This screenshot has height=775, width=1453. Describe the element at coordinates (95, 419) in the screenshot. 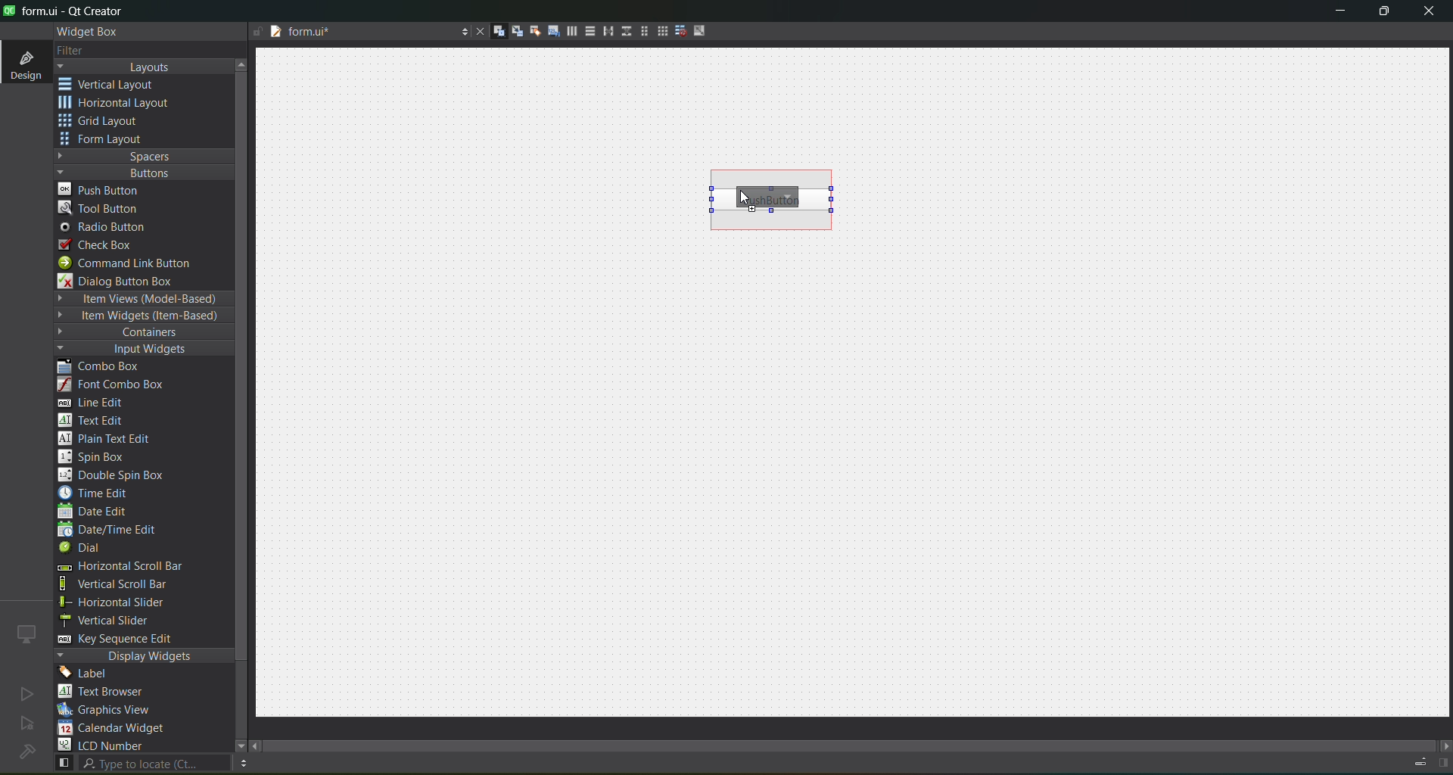

I see `text edit` at that location.